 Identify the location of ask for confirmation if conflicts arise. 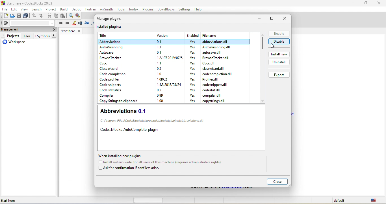
(130, 168).